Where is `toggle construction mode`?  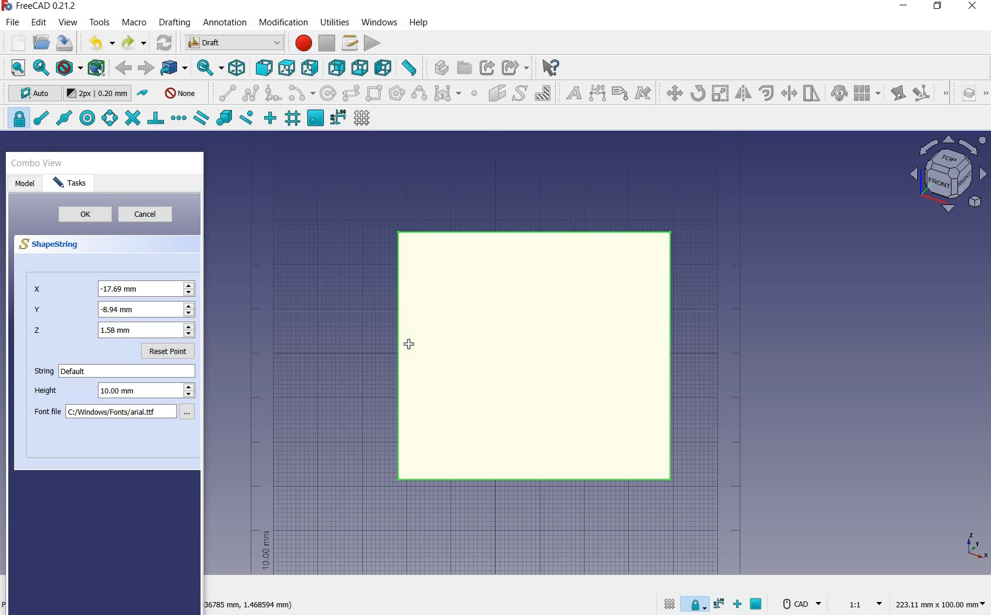 toggle construction mode is located at coordinates (144, 94).